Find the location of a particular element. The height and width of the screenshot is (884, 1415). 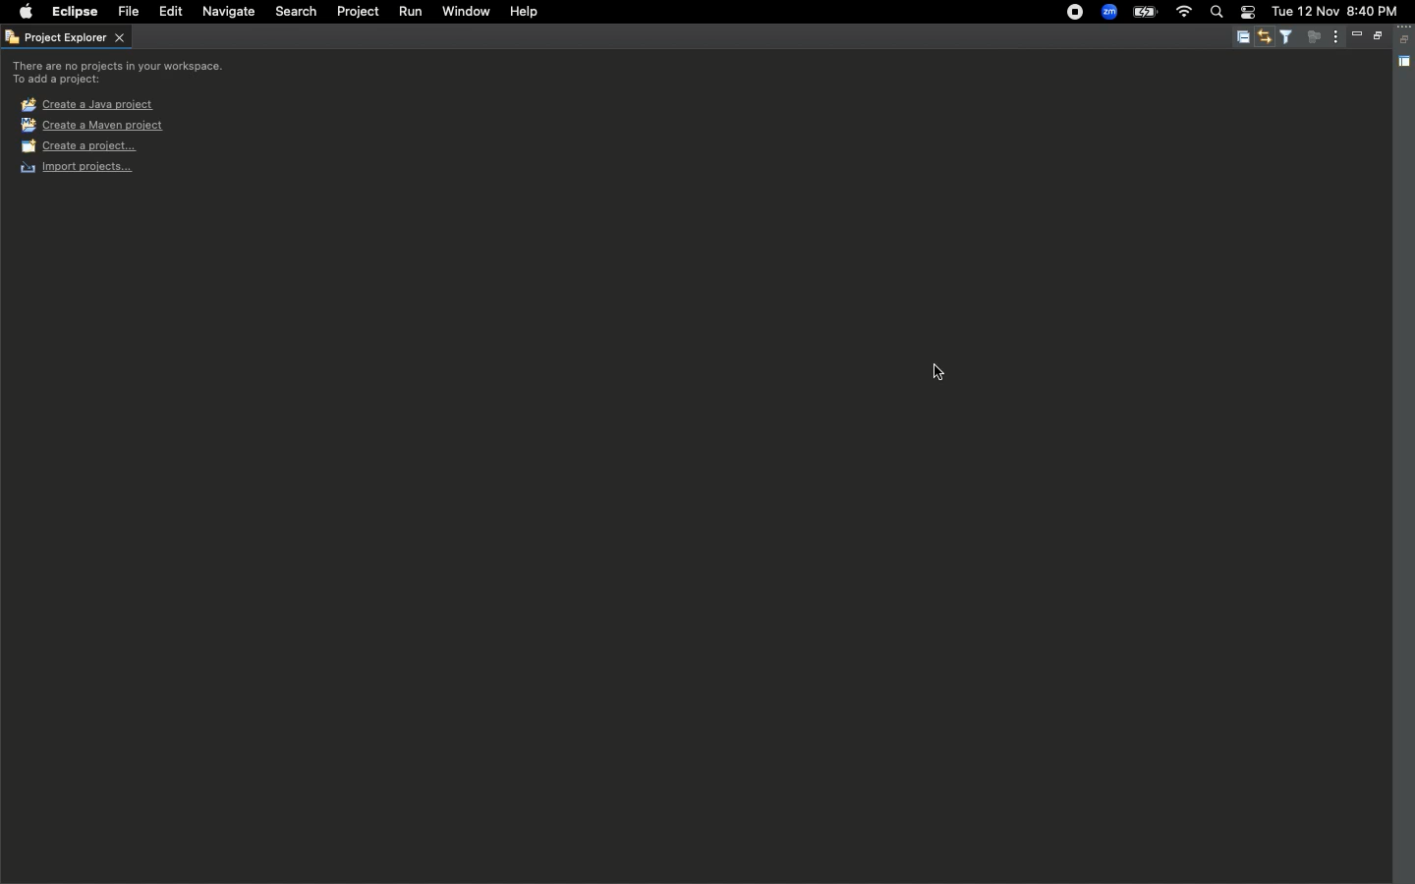

Window is located at coordinates (465, 14).